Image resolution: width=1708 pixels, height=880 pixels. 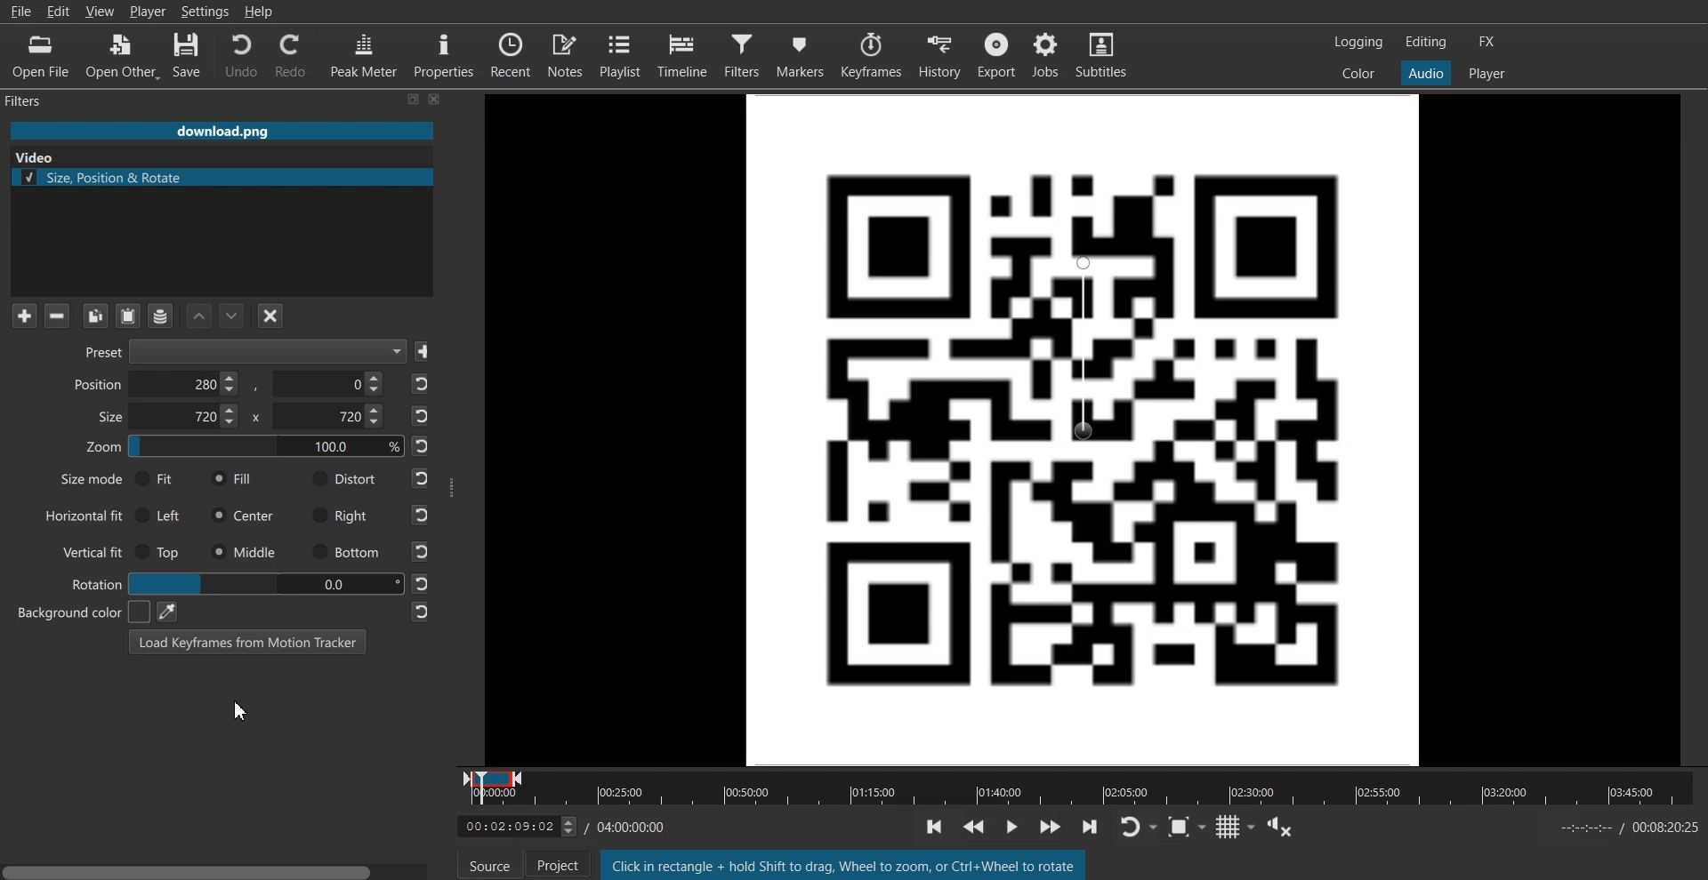 What do you see at coordinates (130, 315) in the screenshot?
I see `Paste Filter` at bounding box center [130, 315].